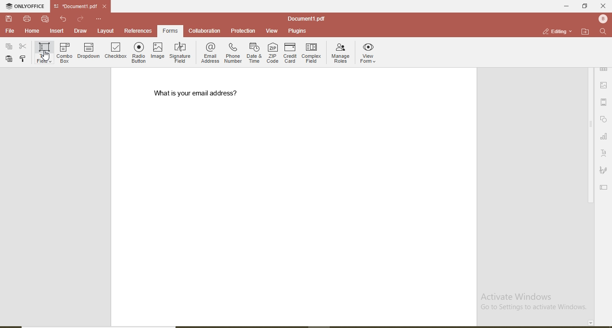 This screenshot has width=612, height=328. I want to click on draw, so click(80, 30).